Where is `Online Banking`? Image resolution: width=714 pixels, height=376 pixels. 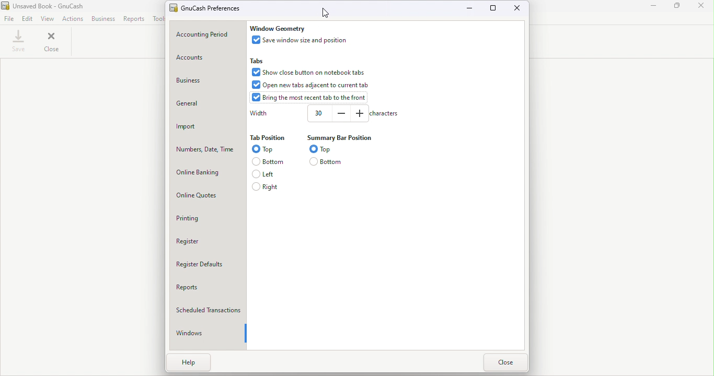
Online Banking is located at coordinates (209, 172).